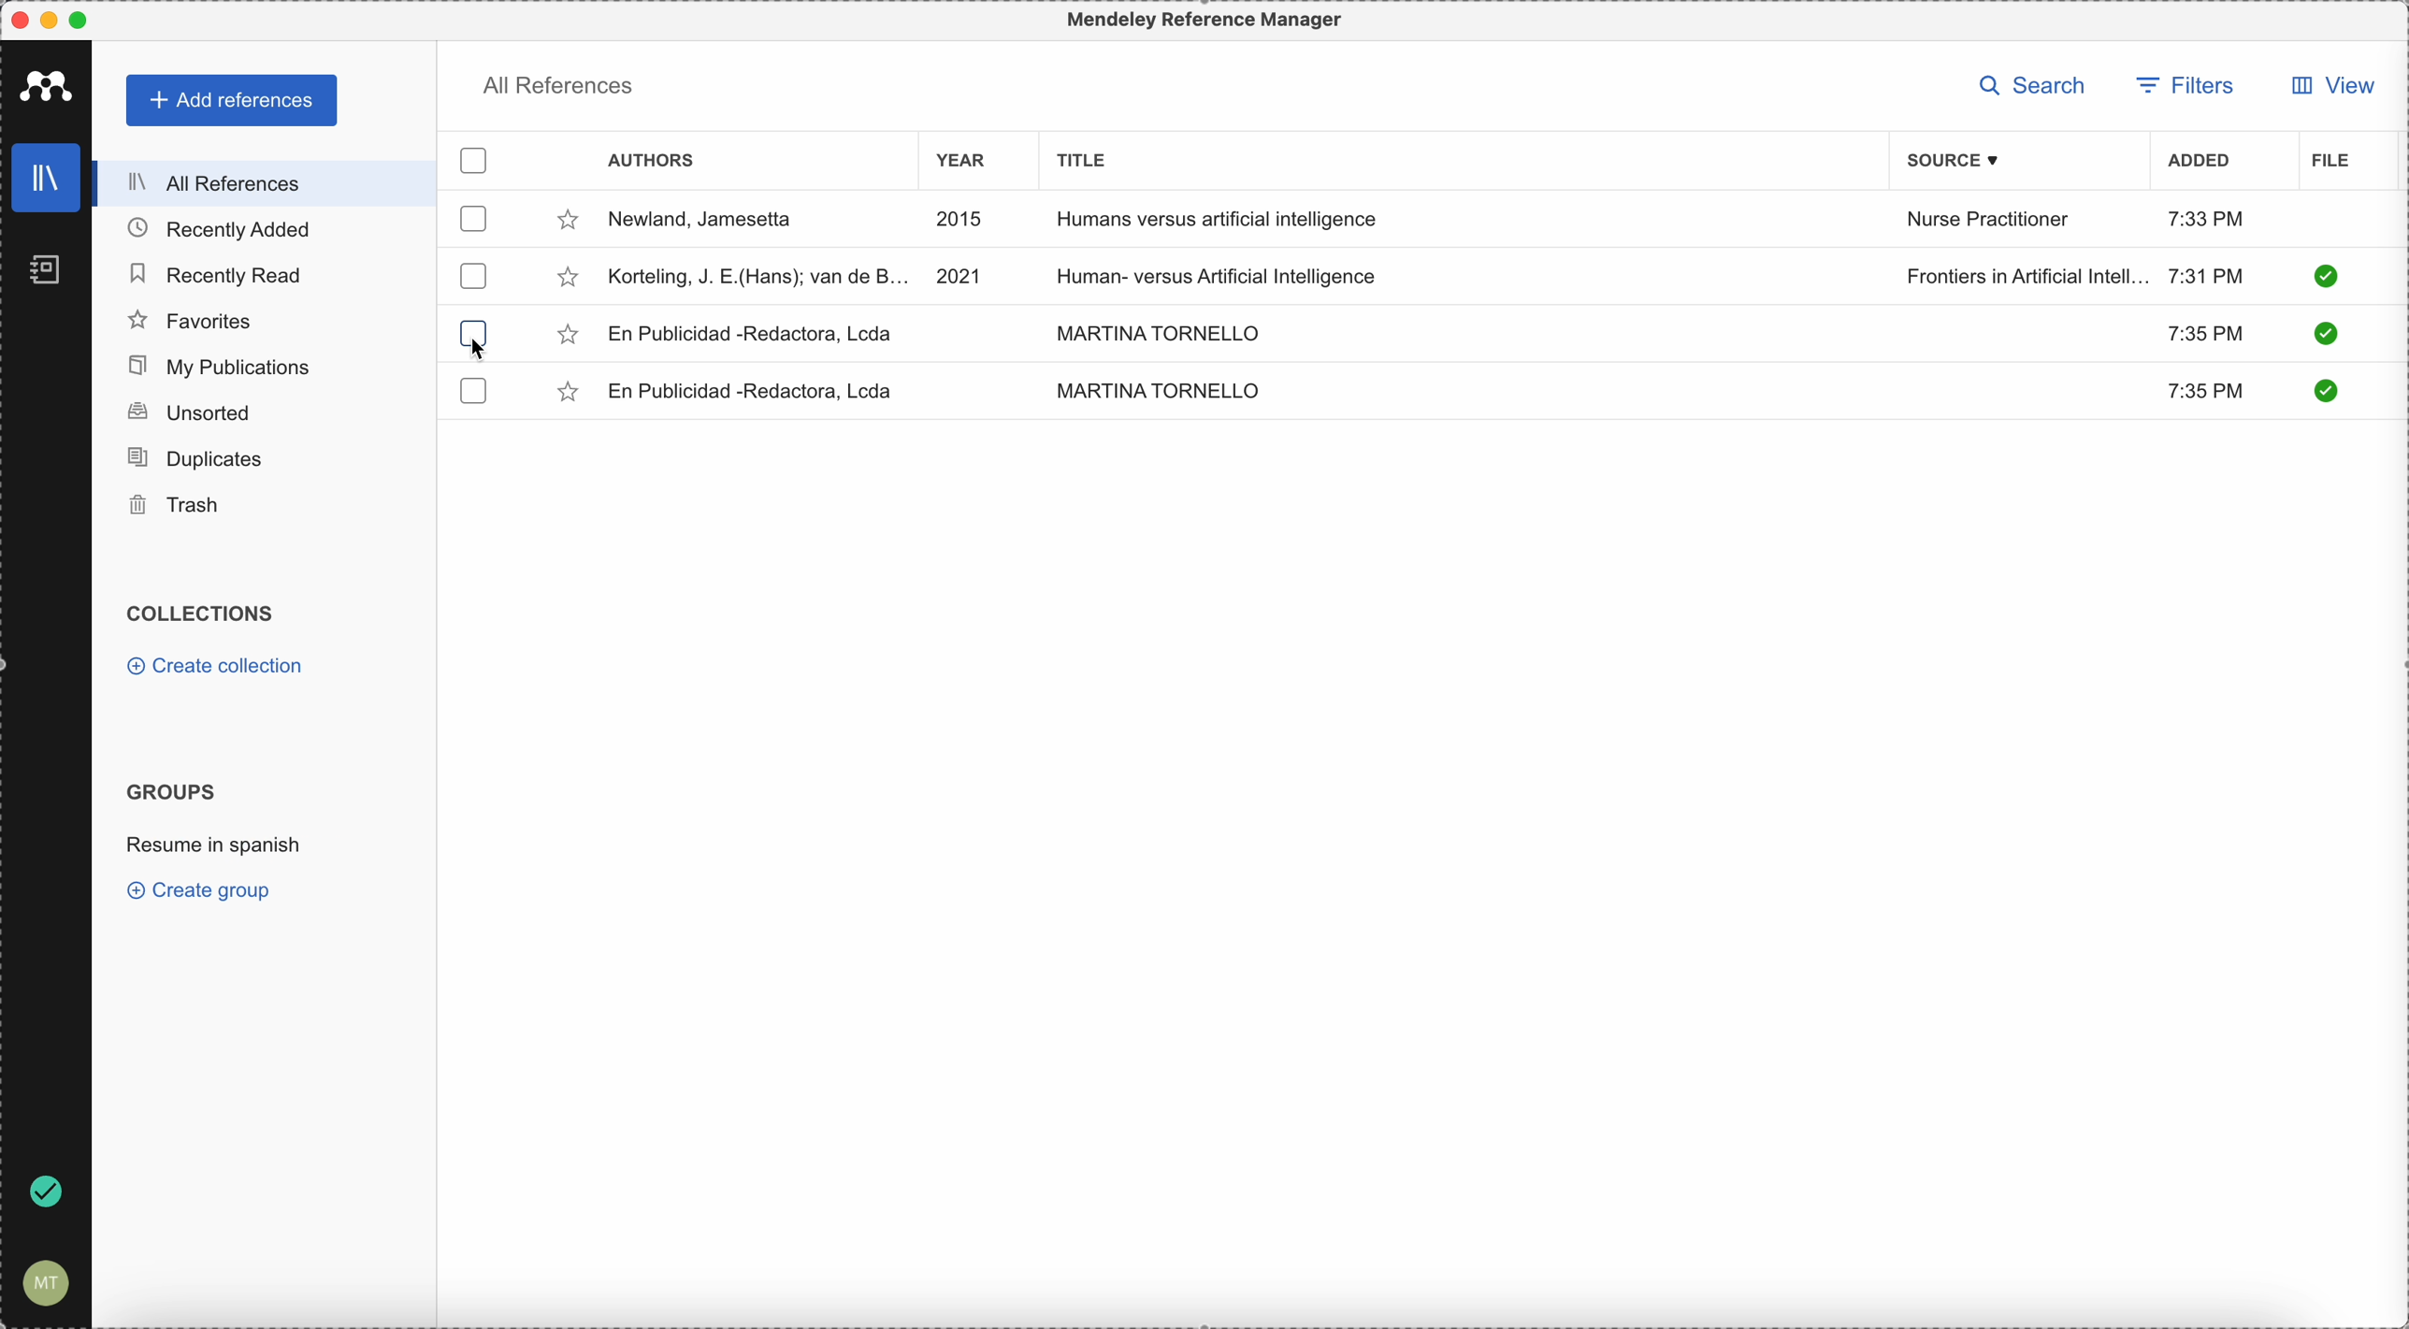 This screenshot has height=1329, width=2409. I want to click on check it, so click(2322, 336).